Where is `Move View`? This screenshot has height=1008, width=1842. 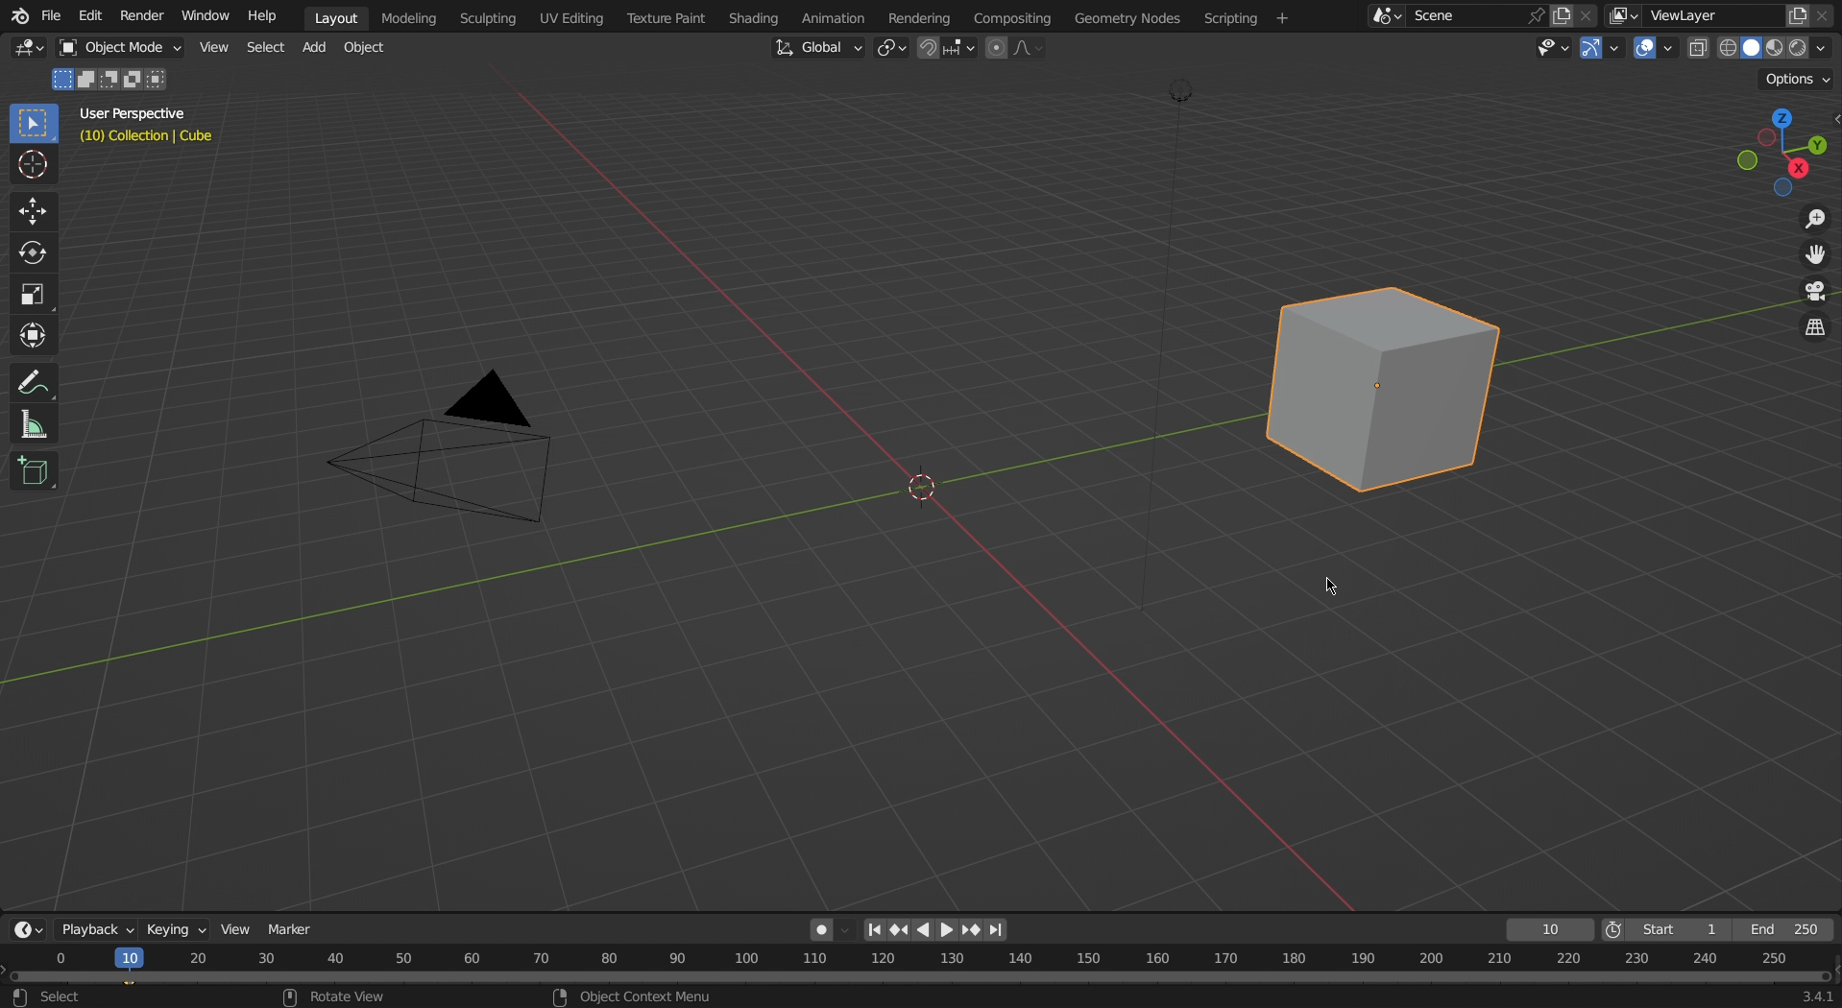
Move View is located at coordinates (1807, 259).